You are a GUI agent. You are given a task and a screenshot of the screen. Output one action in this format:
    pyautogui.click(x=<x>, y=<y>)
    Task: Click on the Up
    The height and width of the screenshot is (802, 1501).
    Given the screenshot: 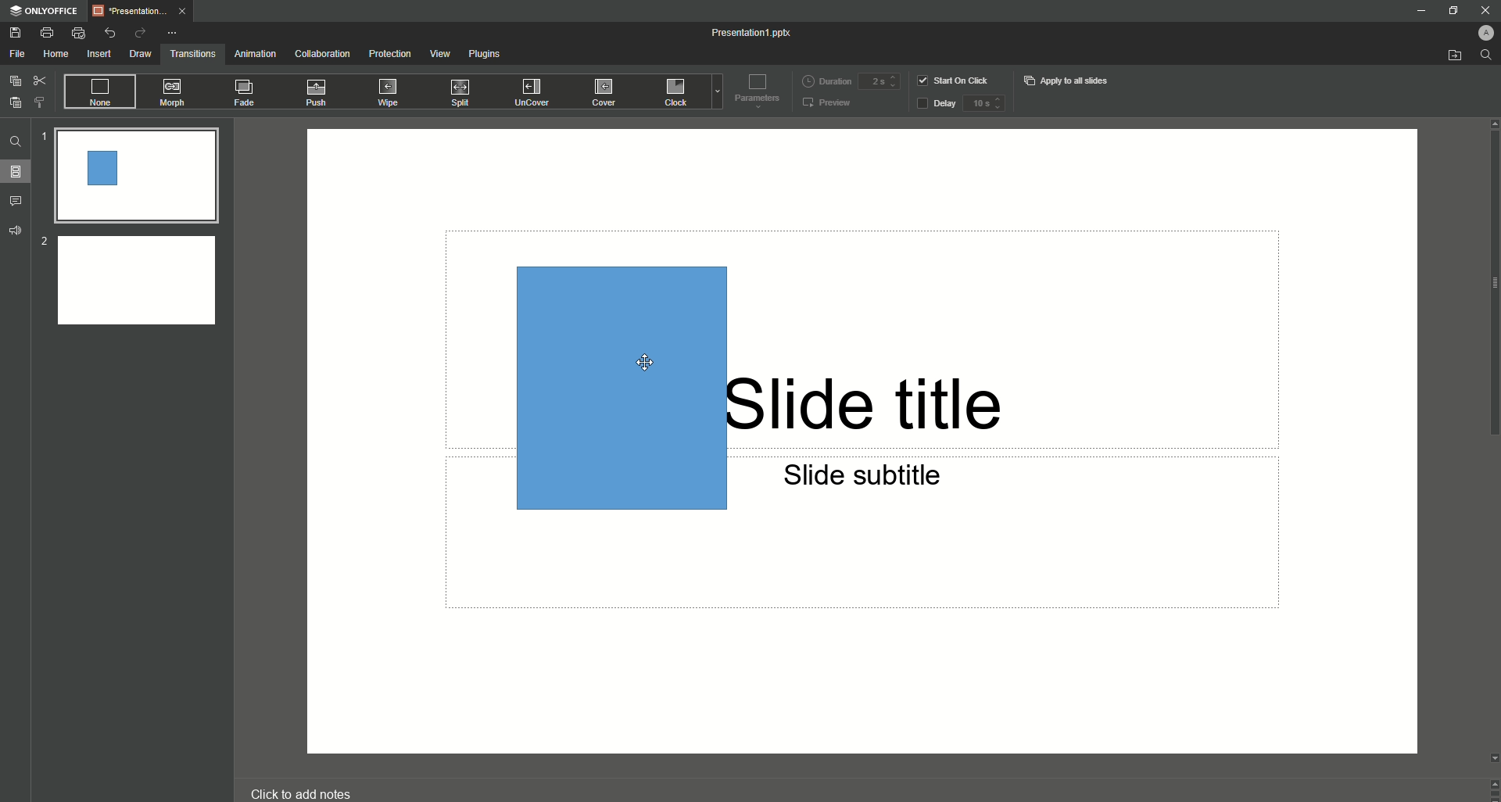 What is the action you would take?
    pyautogui.click(x=1492, y=123)
    